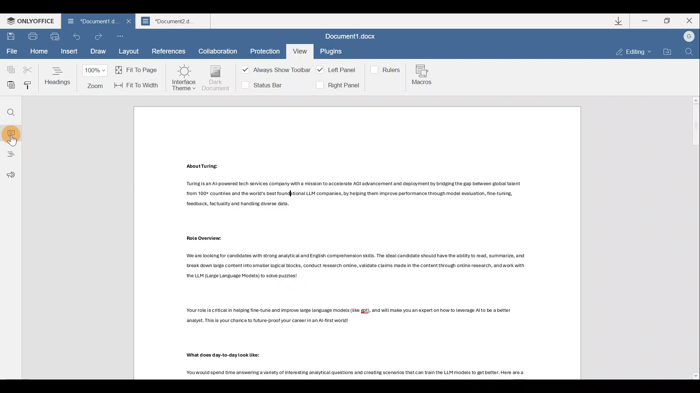 This screenshot has height=393, width=700. Describe the element at coordinates (263, 50) in the screenshot. I see `Protection` at that location.